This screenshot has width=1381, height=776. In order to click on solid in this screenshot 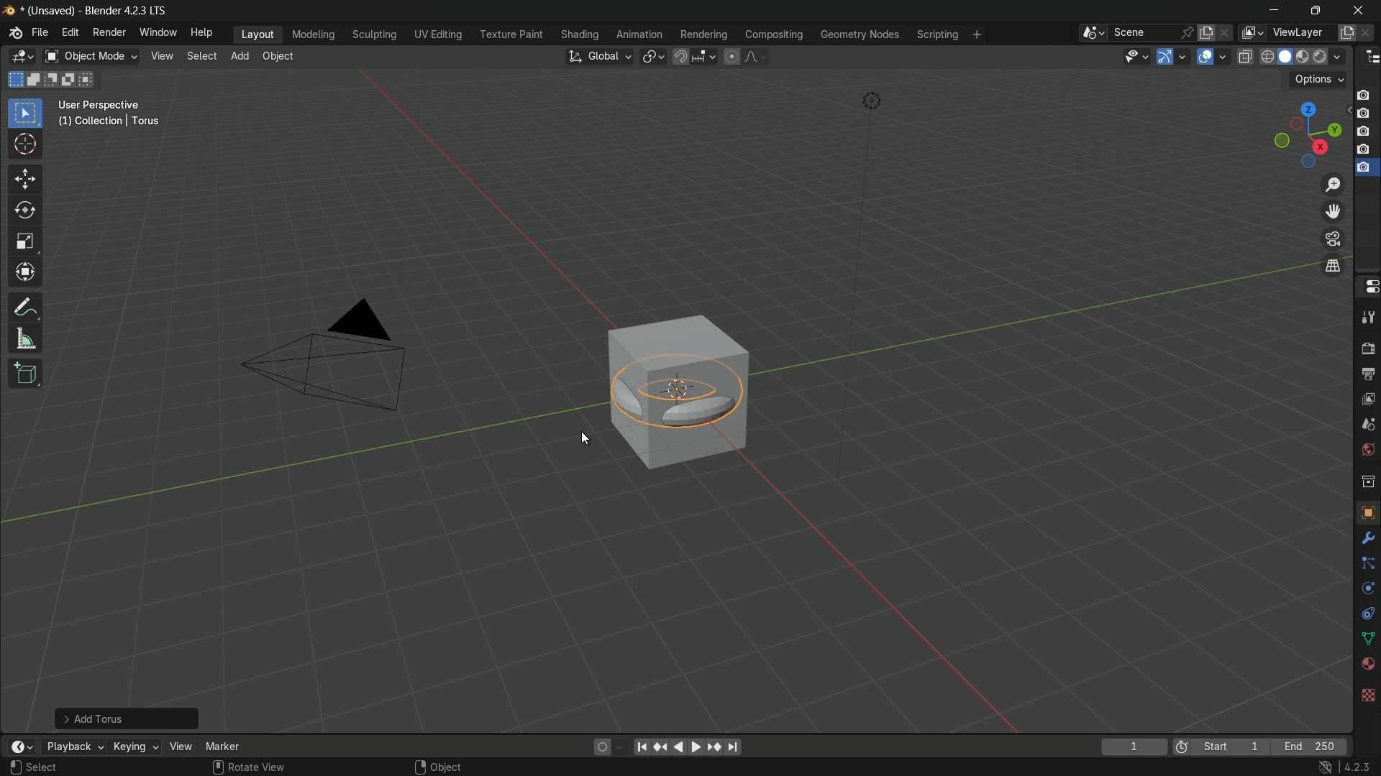, I will do `click(1287, 57)`.